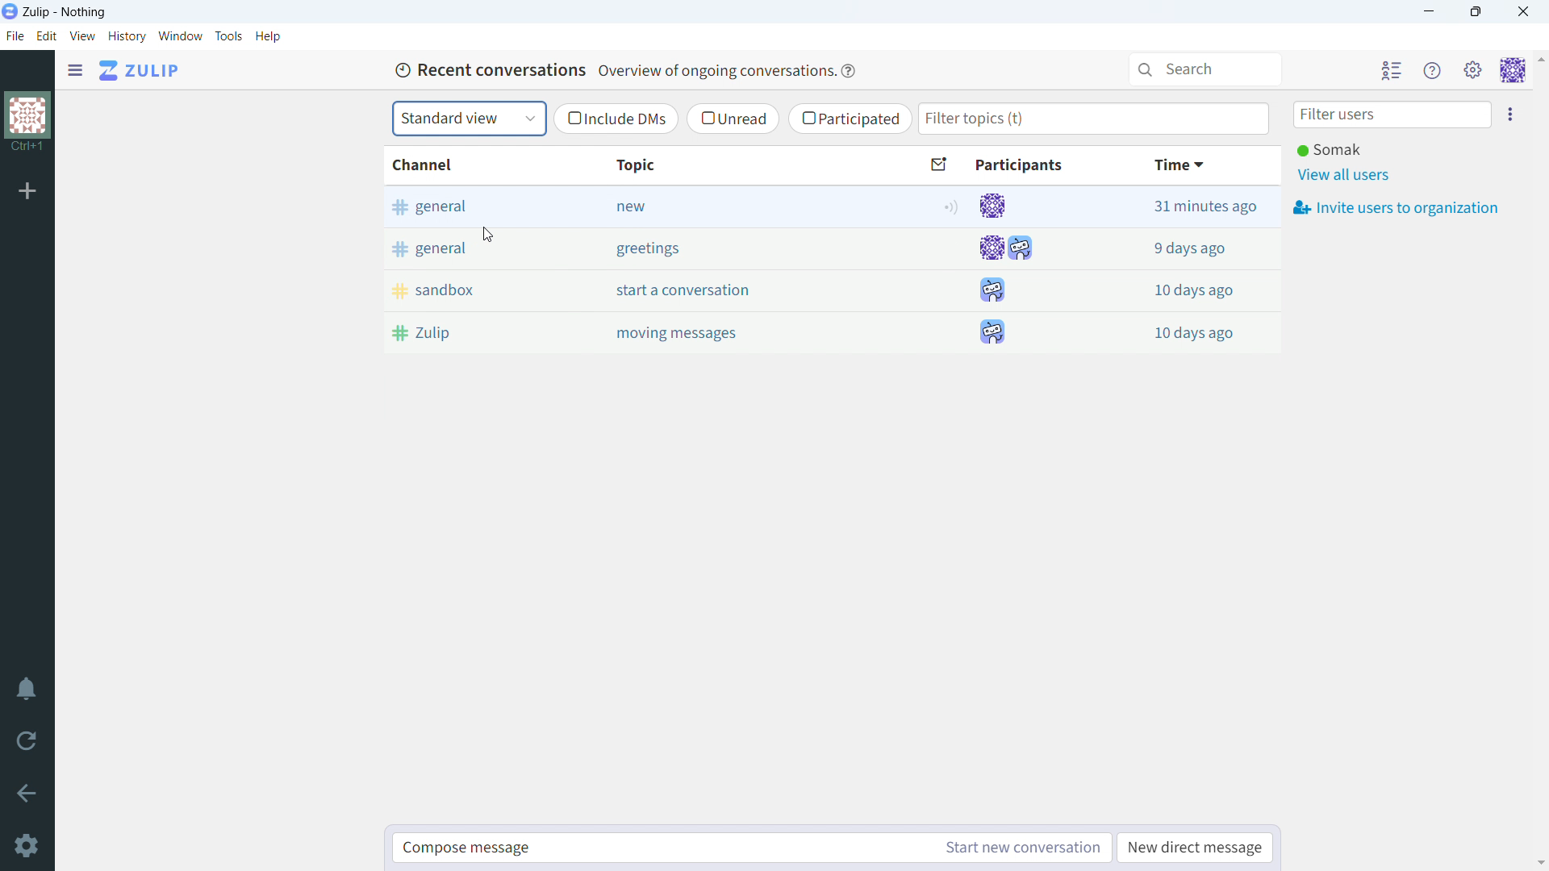 The width and height of the screenshot is (1549, 871). What do you see at coordinates (1196, 333) in the screenshot?
I see `10 days ago` at bounding box center [1196, 333].